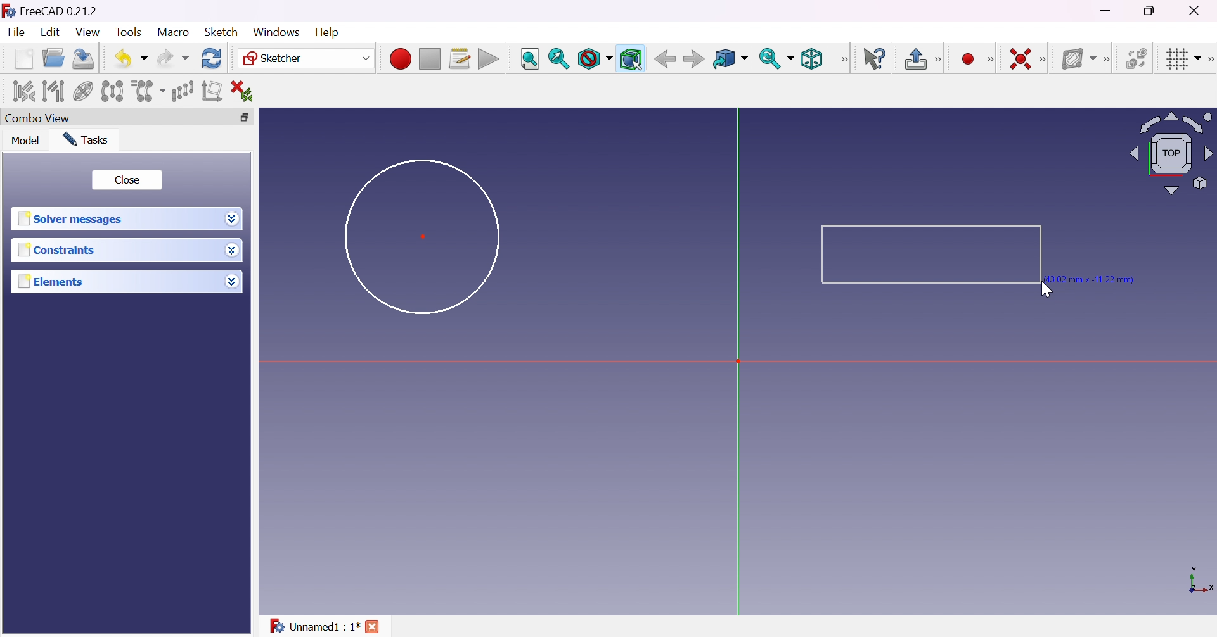 This screenshot has width=1217, height=637. I want to click on Sketch, so click(221, 32).